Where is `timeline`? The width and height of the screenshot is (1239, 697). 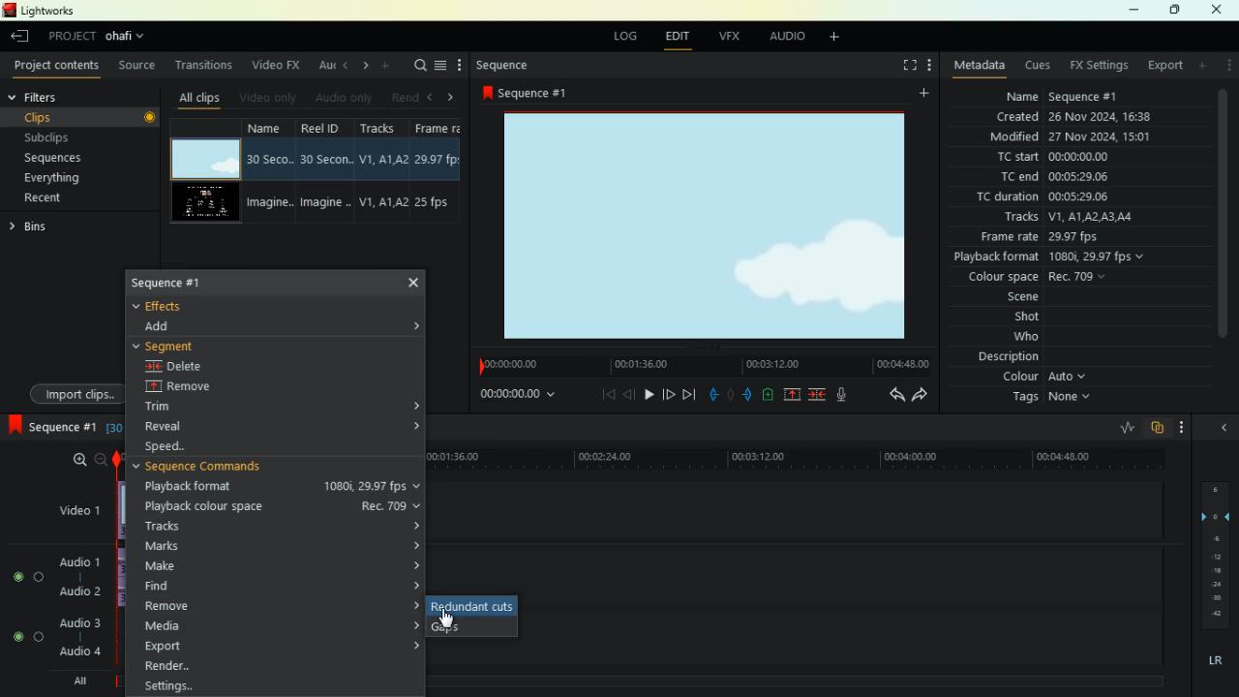
timeline is located at coordinates (790, 680).